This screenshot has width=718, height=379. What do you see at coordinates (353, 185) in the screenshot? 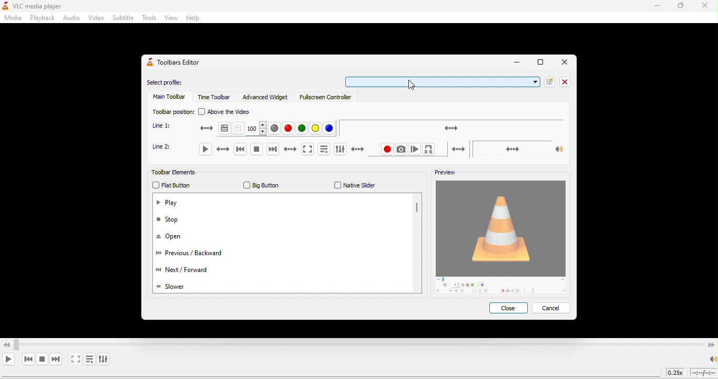
I see `native slider` at bounding box center [353, 185].